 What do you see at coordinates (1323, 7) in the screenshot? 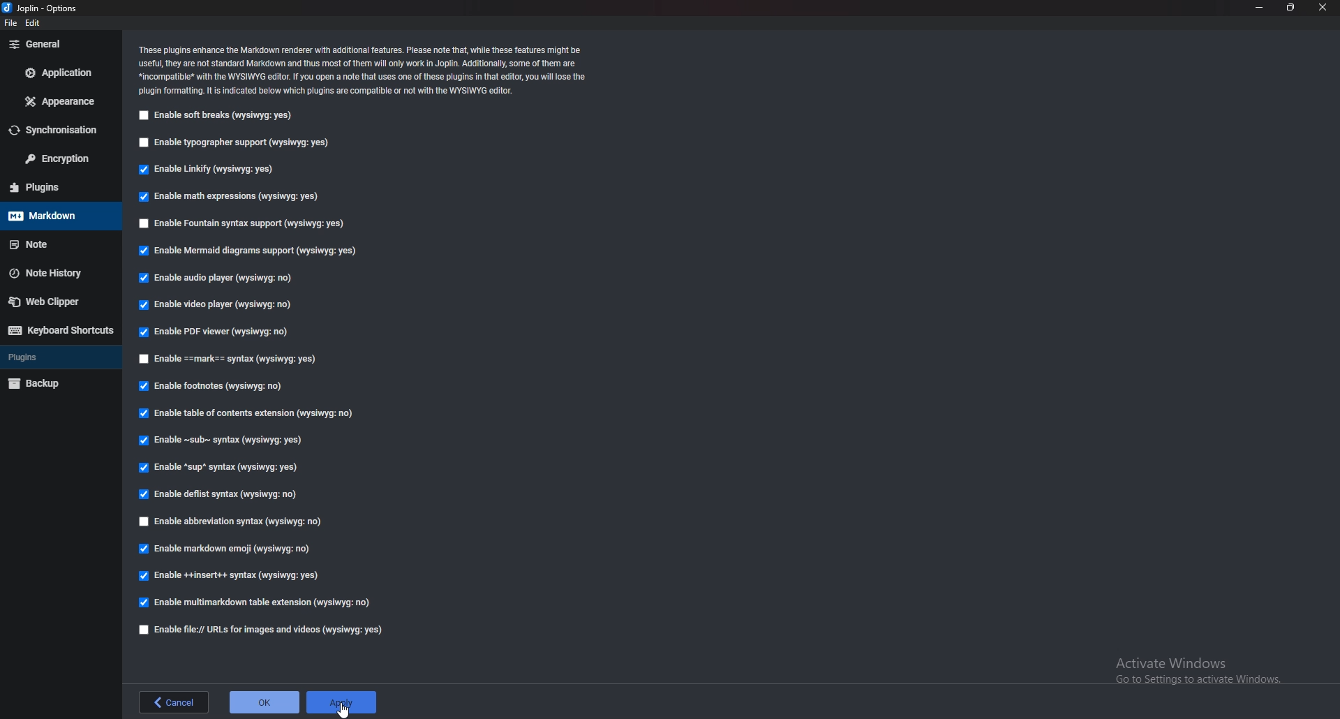
I see `close` at bounding box center [1323, 7].